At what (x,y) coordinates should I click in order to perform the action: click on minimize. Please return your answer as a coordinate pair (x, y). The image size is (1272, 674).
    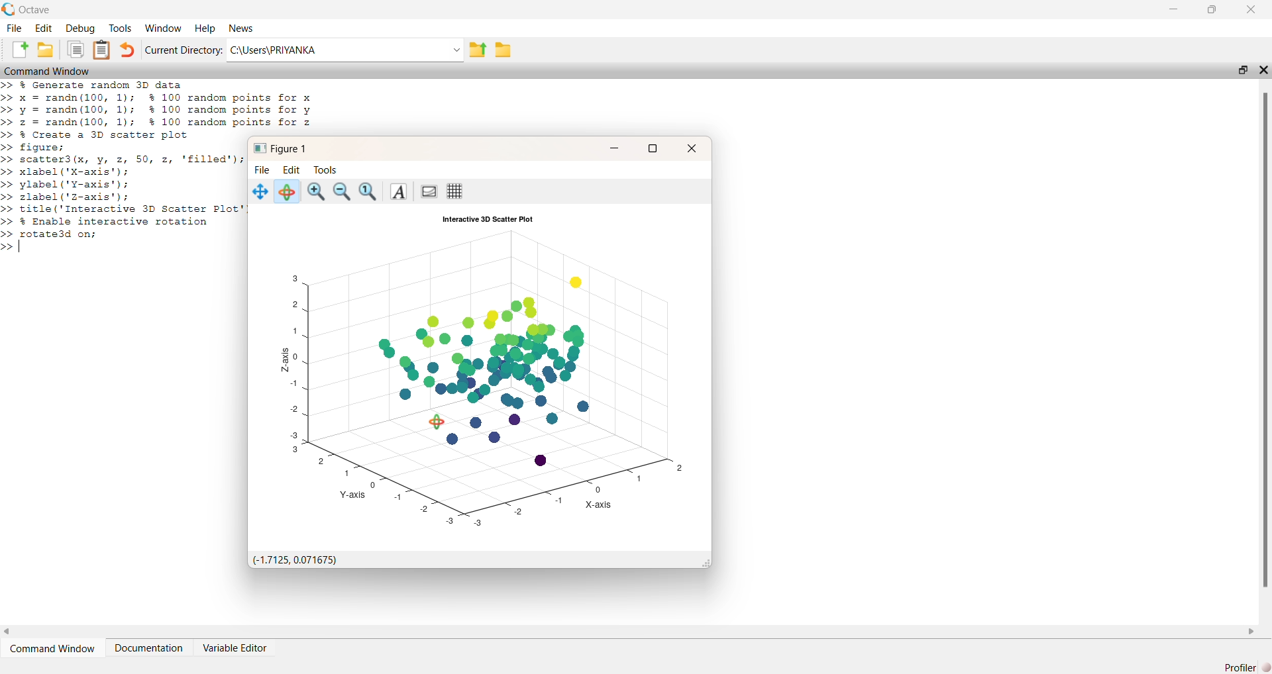
    Looking at the image, I should click on (1175, 9).